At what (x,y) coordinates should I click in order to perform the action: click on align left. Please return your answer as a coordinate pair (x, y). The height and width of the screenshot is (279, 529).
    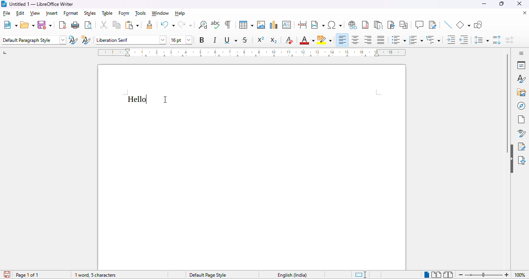
    Looking at the image, I should click on (342, 40).